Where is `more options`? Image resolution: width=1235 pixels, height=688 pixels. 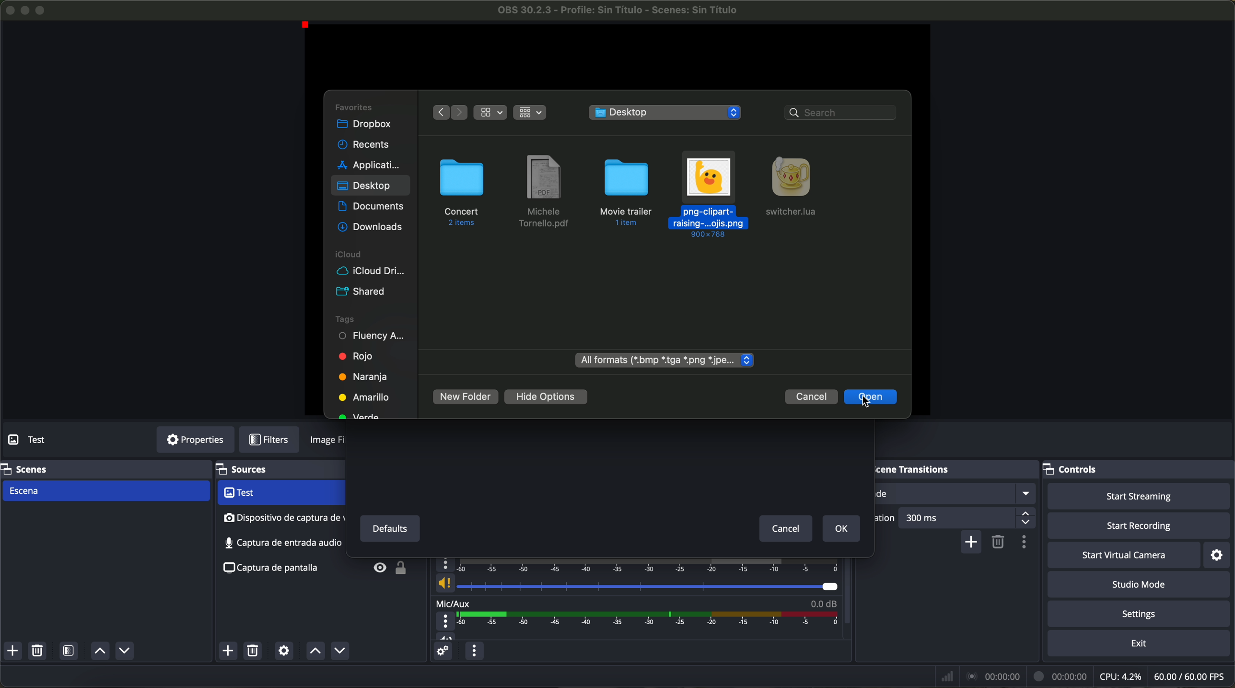 more options is located at coordinates (446, 621).